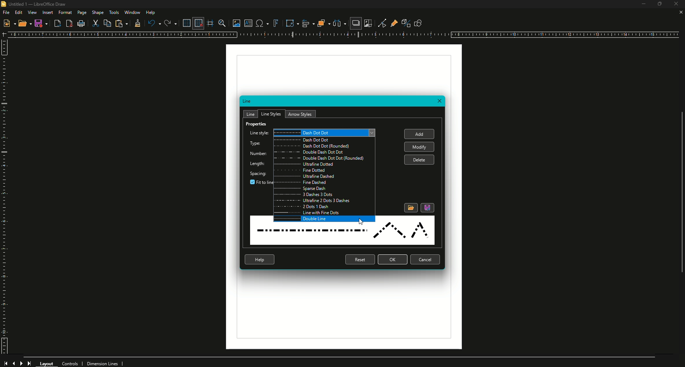 The width and height of the screenshot is (685, 367). Describe the element at coordinates (410, 207) in the screenshot. I see `Load Line Style` at that location.